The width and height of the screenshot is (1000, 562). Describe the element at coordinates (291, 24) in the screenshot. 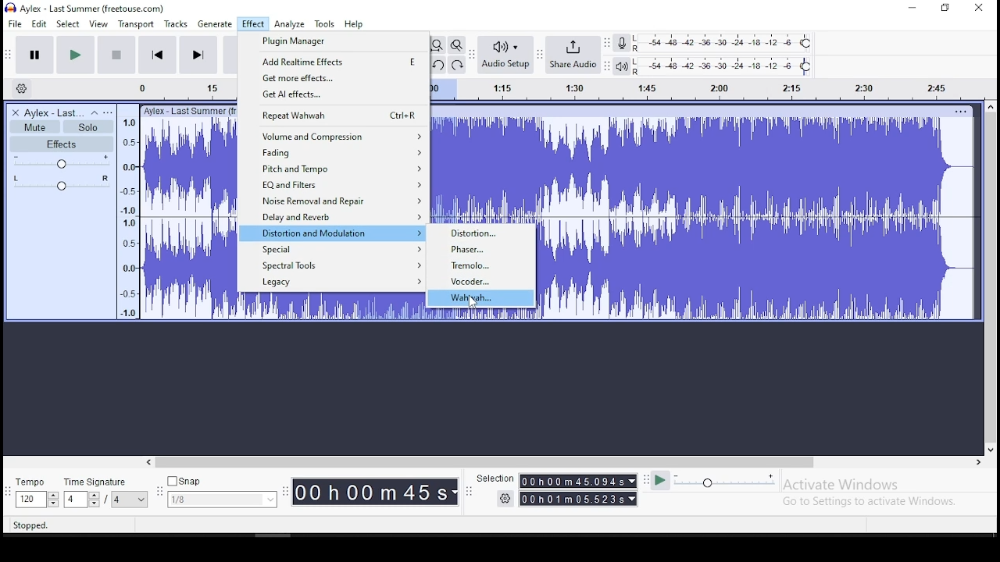

I see `analyze` at that location.